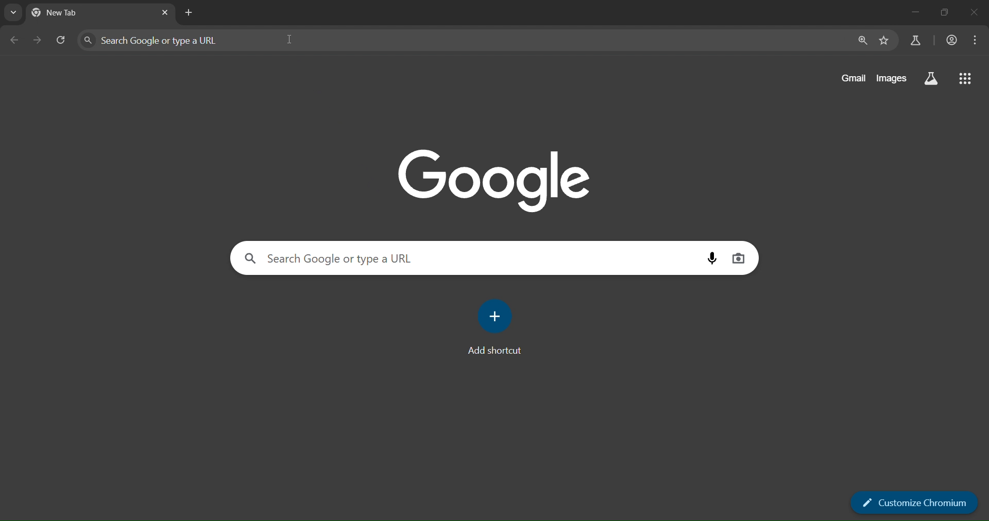 The width and height of the screenshot is (989, 521). Describe the element at coordinates (953, 40) in the screenshot. I see `accounts` at that location.